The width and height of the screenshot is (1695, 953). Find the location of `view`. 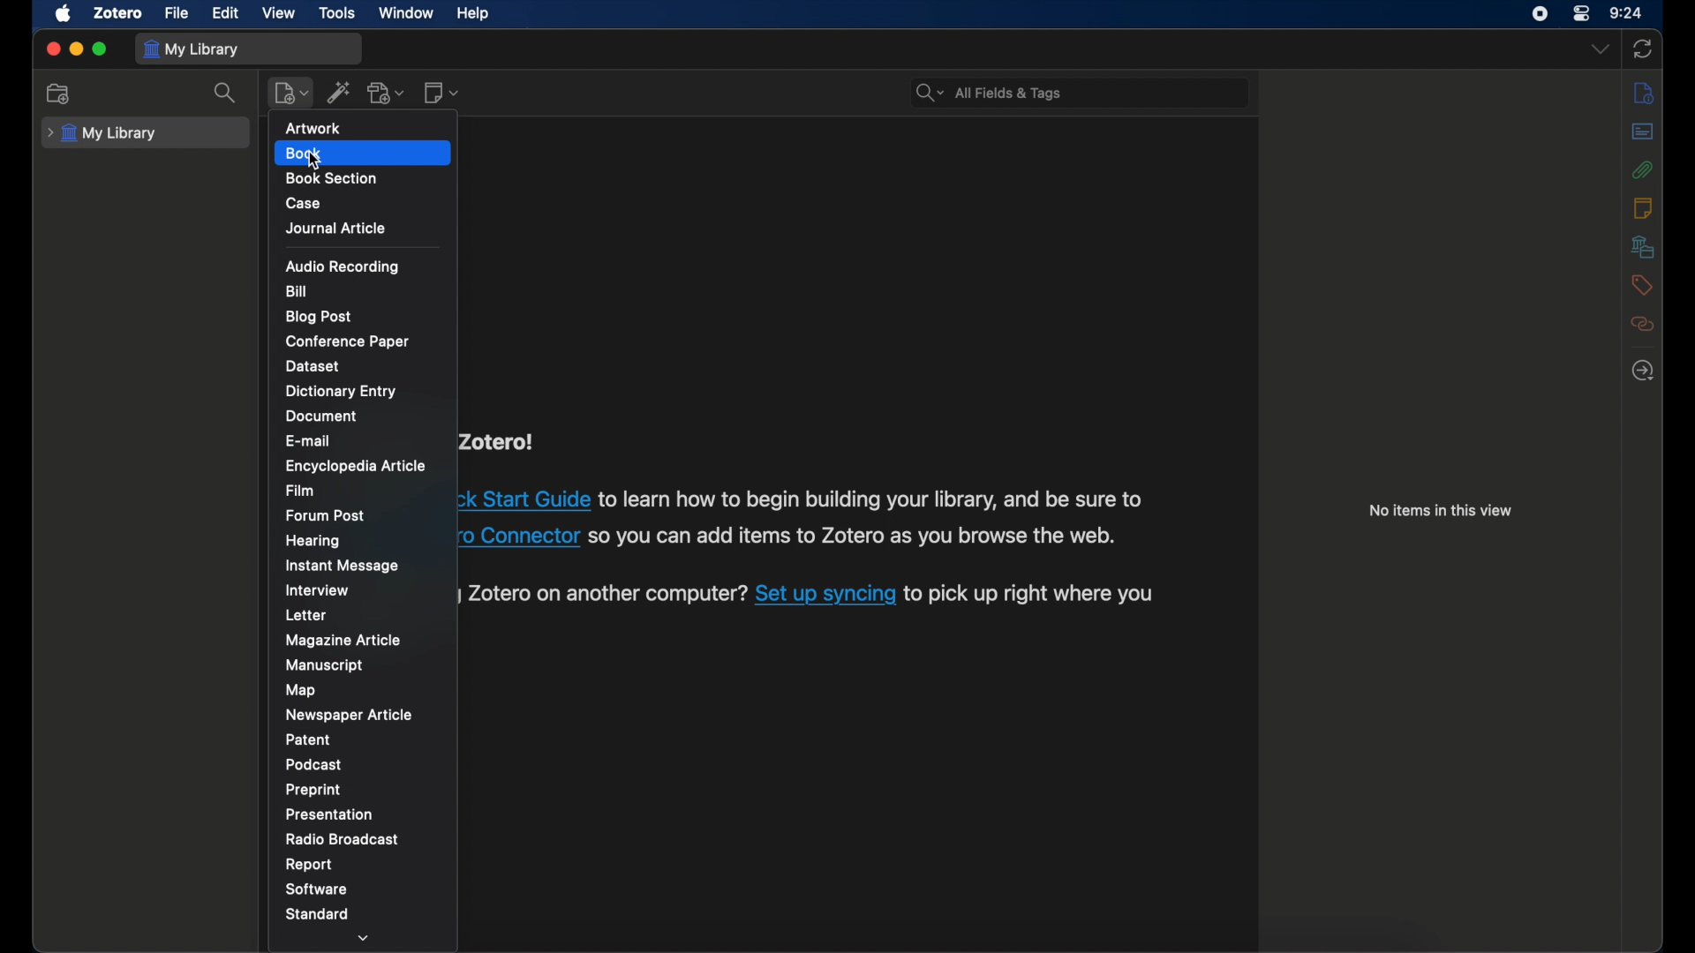

view is located at coordinates (277, 13).